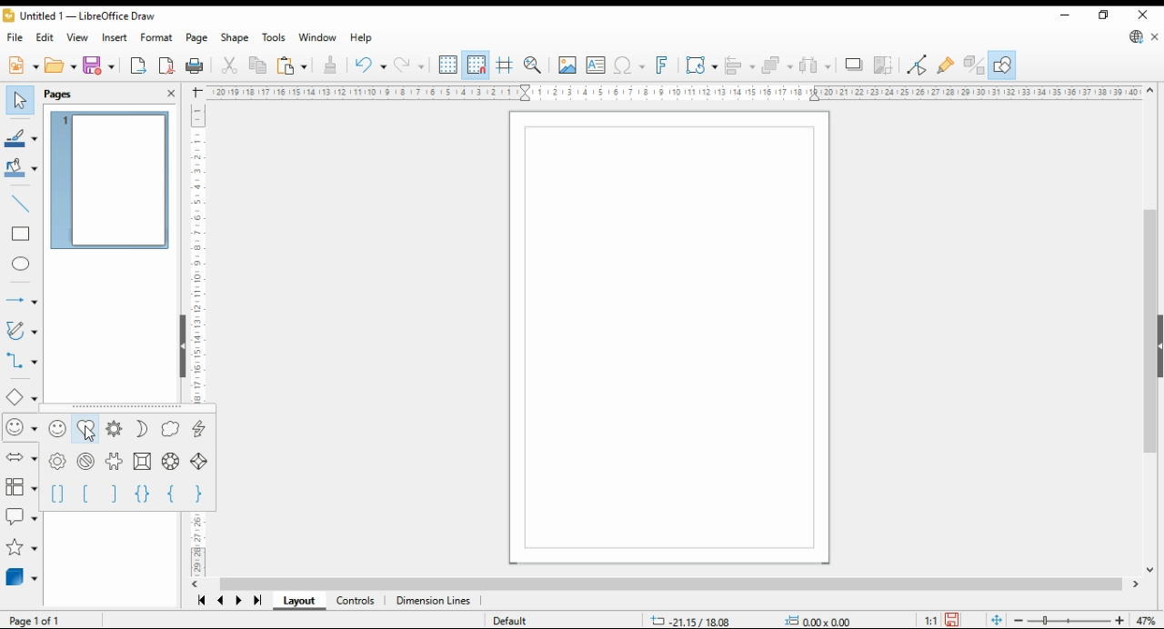 This screenshot has width=1164, height=629. What do you see at coordinates (22, 235) in the screenshot?
I see `rectangle` at bounding box center [22, 235].